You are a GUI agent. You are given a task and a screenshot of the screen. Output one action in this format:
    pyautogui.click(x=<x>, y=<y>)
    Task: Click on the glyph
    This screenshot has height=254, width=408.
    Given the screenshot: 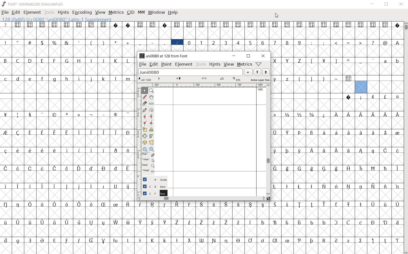 What is the action you would take?
    pyautogui.click(x=91, y=115)
    